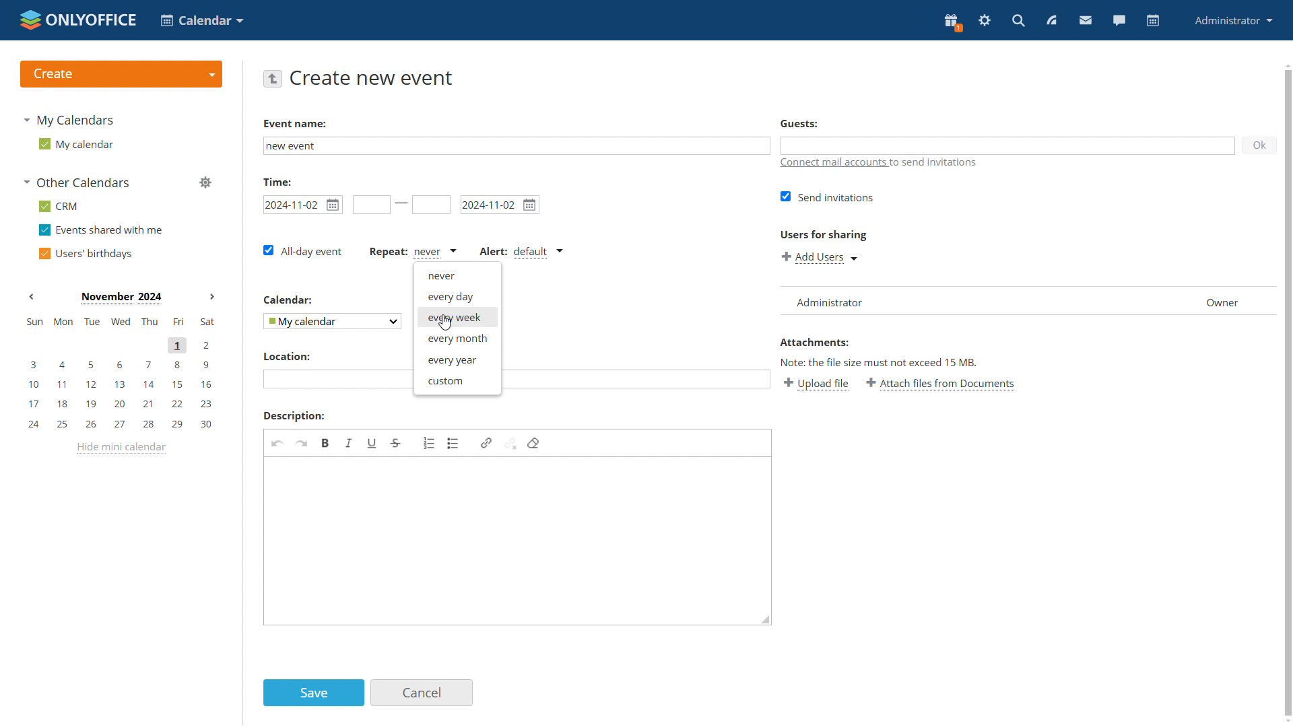  Describe the element at coordinates (396, 443) in the screenshot. I see `strikethrough` at that location.